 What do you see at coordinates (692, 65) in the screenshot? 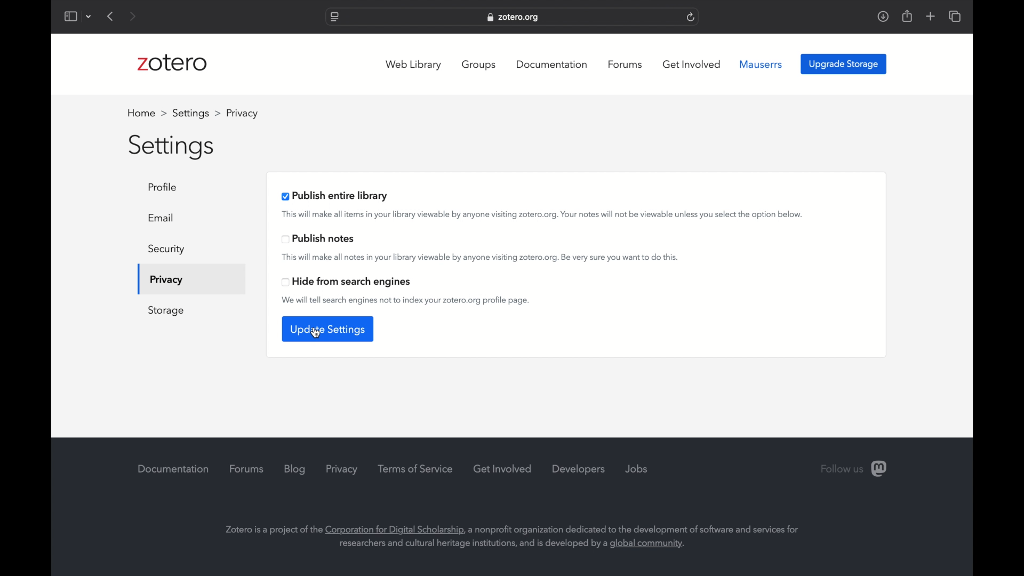
I see `get involved` at bounding box center [692, 65].